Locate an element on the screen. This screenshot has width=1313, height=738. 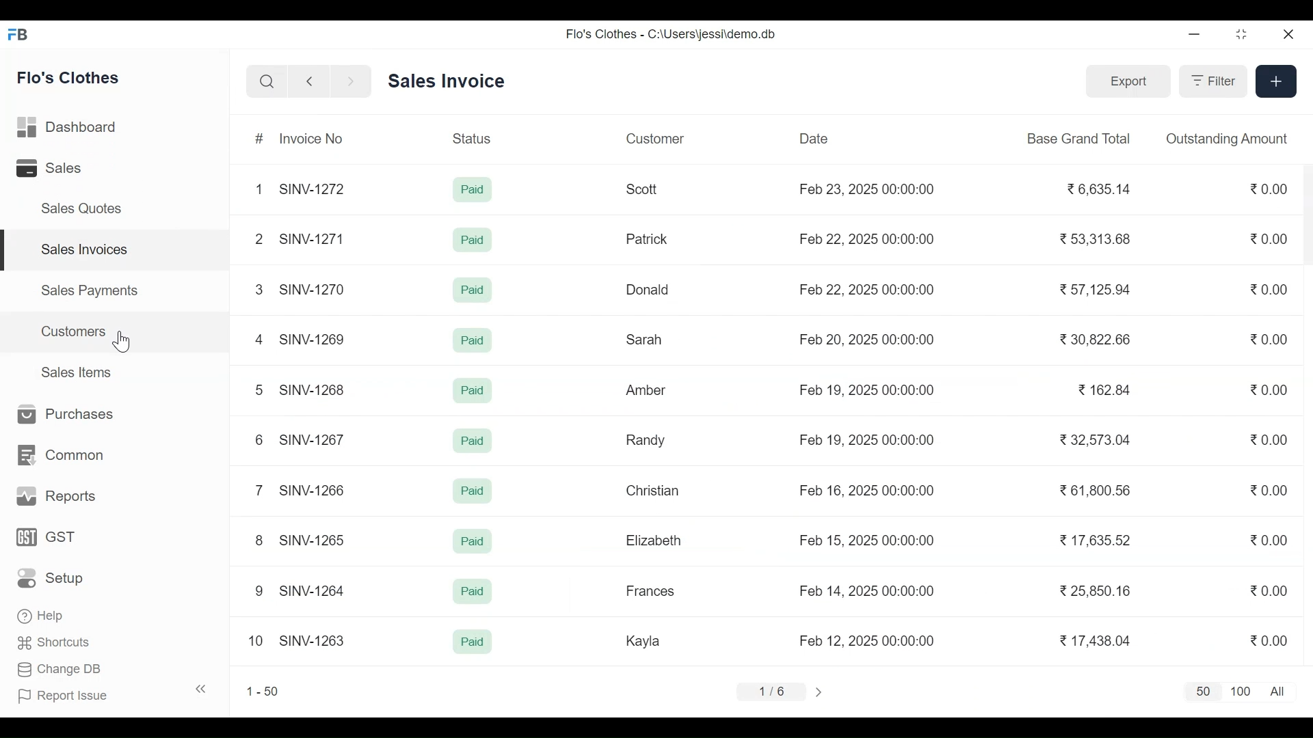
Help is located at coordinates (42, 614).